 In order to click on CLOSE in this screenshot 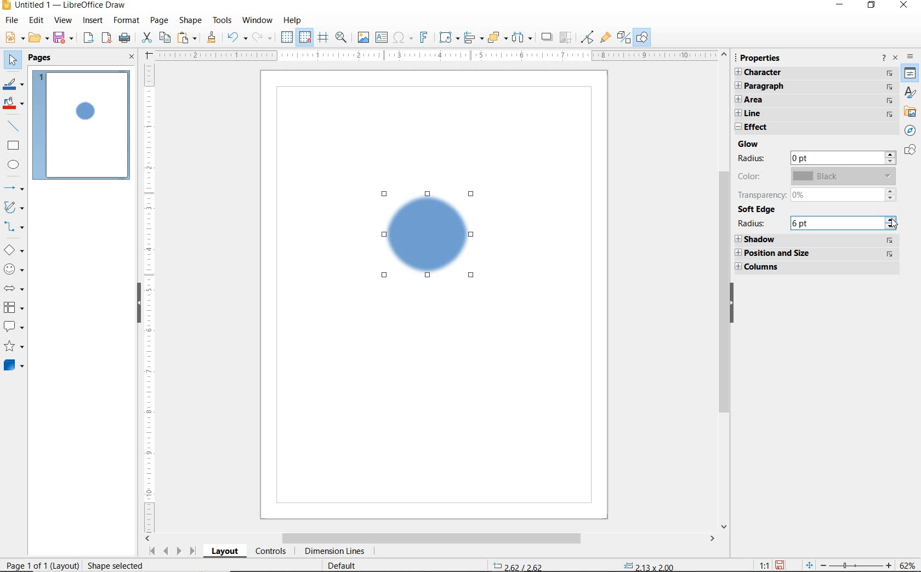, I will do `click(131, 57)`.